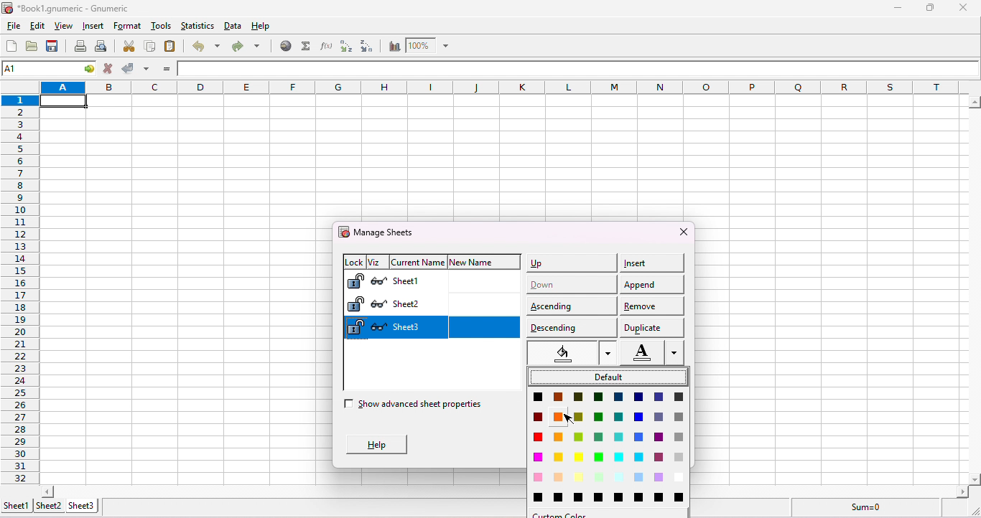  What do you see at coordinates (80, 47) in the screenshot?
I see `print` at bounding box center [80, 47].